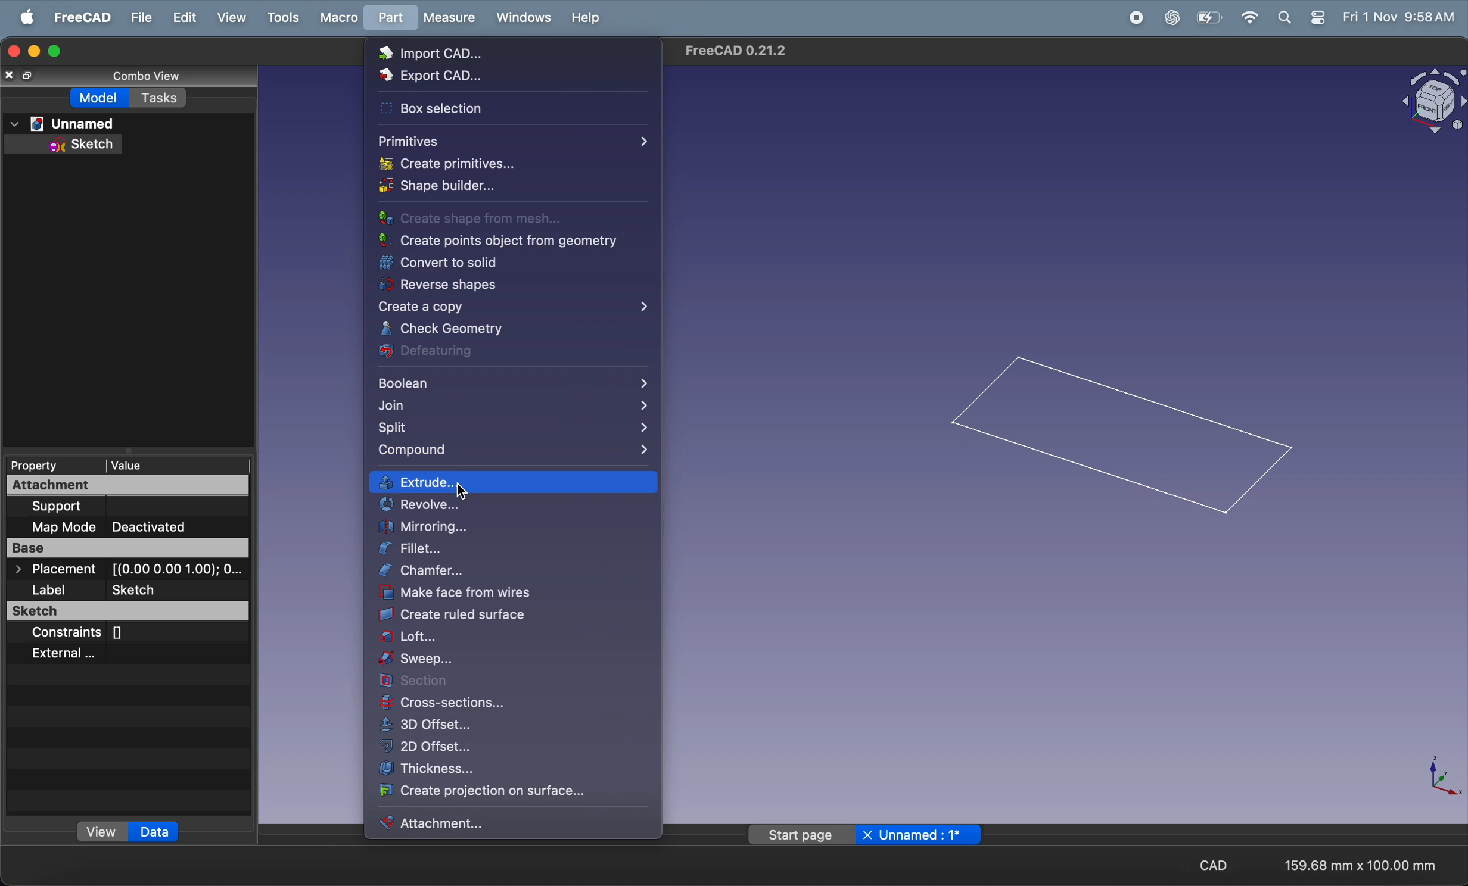 This screenshot has height=886, width=1468. Describe the element at coordinates (514, 528) in the screenshot. I see `mirroring` at that location.